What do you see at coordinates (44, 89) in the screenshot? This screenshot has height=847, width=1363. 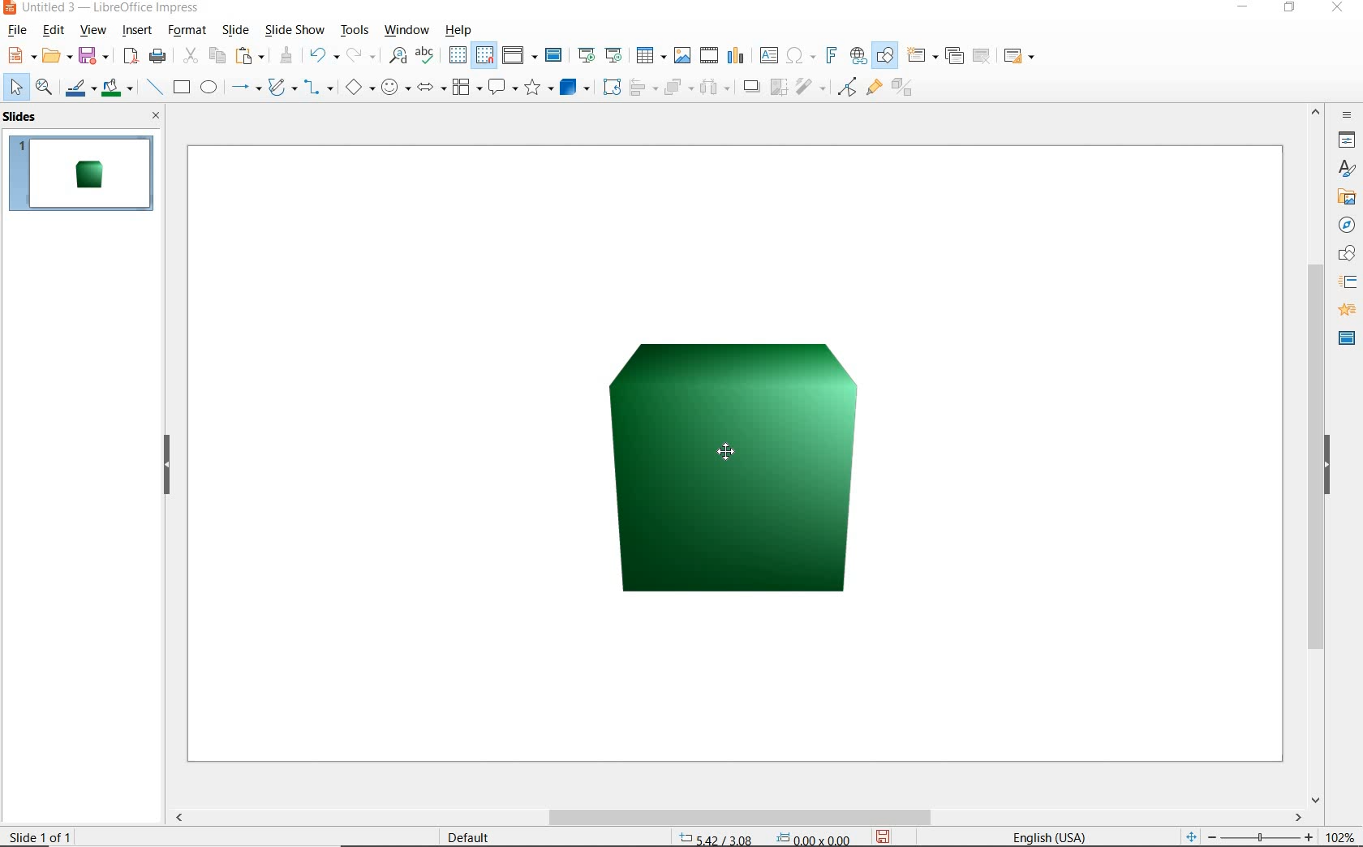 I see `zoom & pan` at bounding box center [44, 89].